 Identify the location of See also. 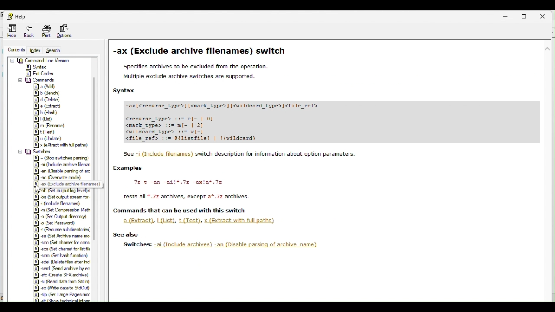
(126, 234).